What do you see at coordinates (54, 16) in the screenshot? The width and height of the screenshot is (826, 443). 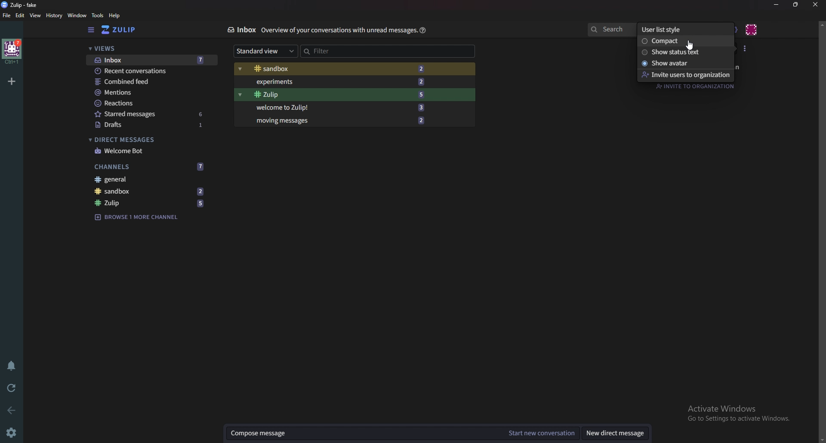 I see `History` at bounding box center [54, 16].